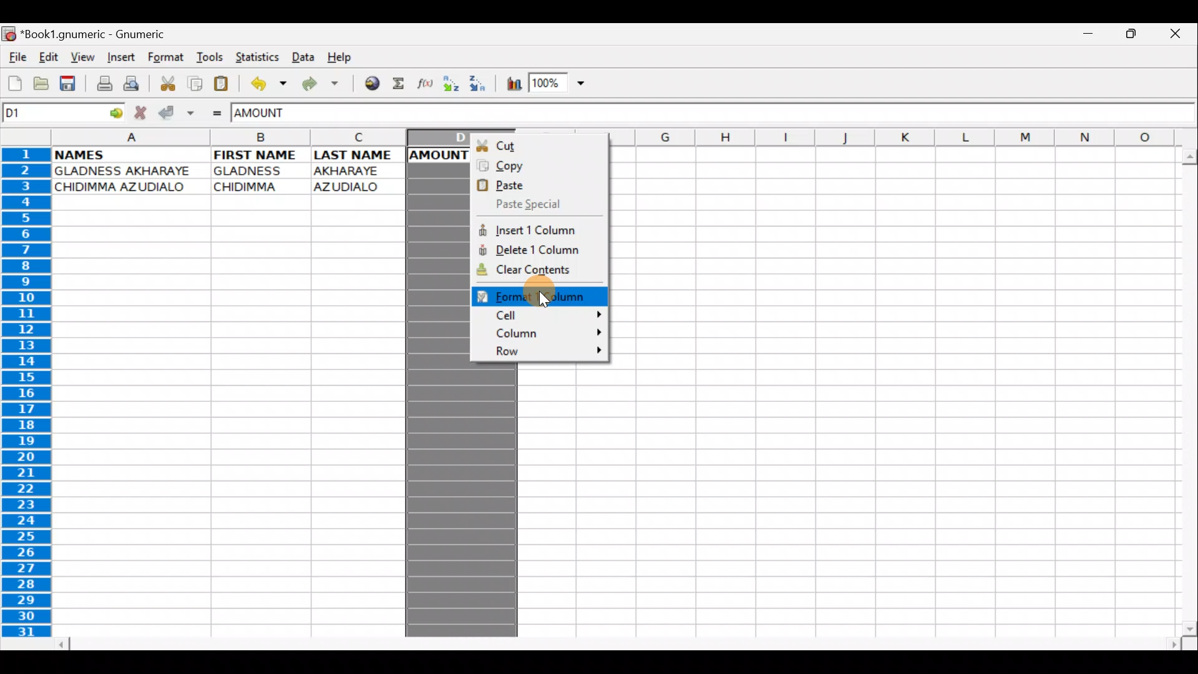 The height and width of the screenshot is (674, 1198). I want to click on Insert hyperlink, so click(368, 84).